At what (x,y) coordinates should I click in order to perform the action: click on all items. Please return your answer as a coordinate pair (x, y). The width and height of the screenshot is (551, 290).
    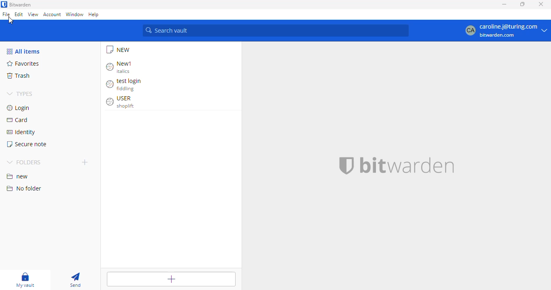
    Looking at the image, I should click on (24, 52).